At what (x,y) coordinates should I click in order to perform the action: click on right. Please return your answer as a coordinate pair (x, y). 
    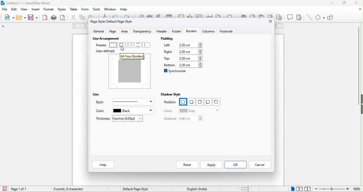
    Looking at the image, I should click on (169, 52).